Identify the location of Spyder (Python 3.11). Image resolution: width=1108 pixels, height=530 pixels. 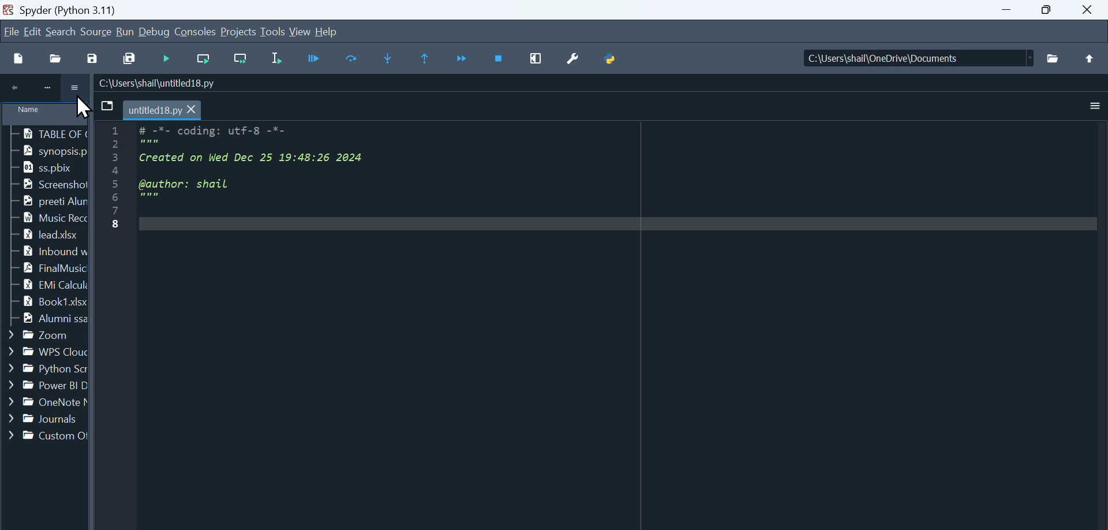
(102, 9).